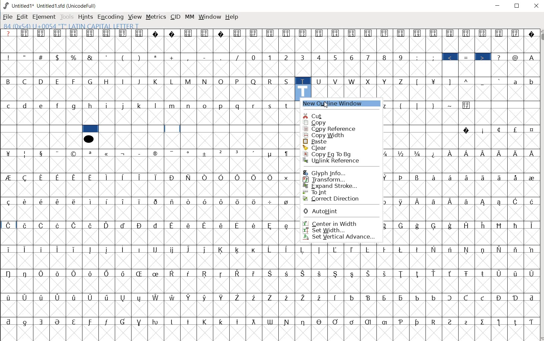 The height and width of the screenshot is (341, 544). Describe the element at coordinates (304, 321) in the screenshot. I see `Symbol` at that location.